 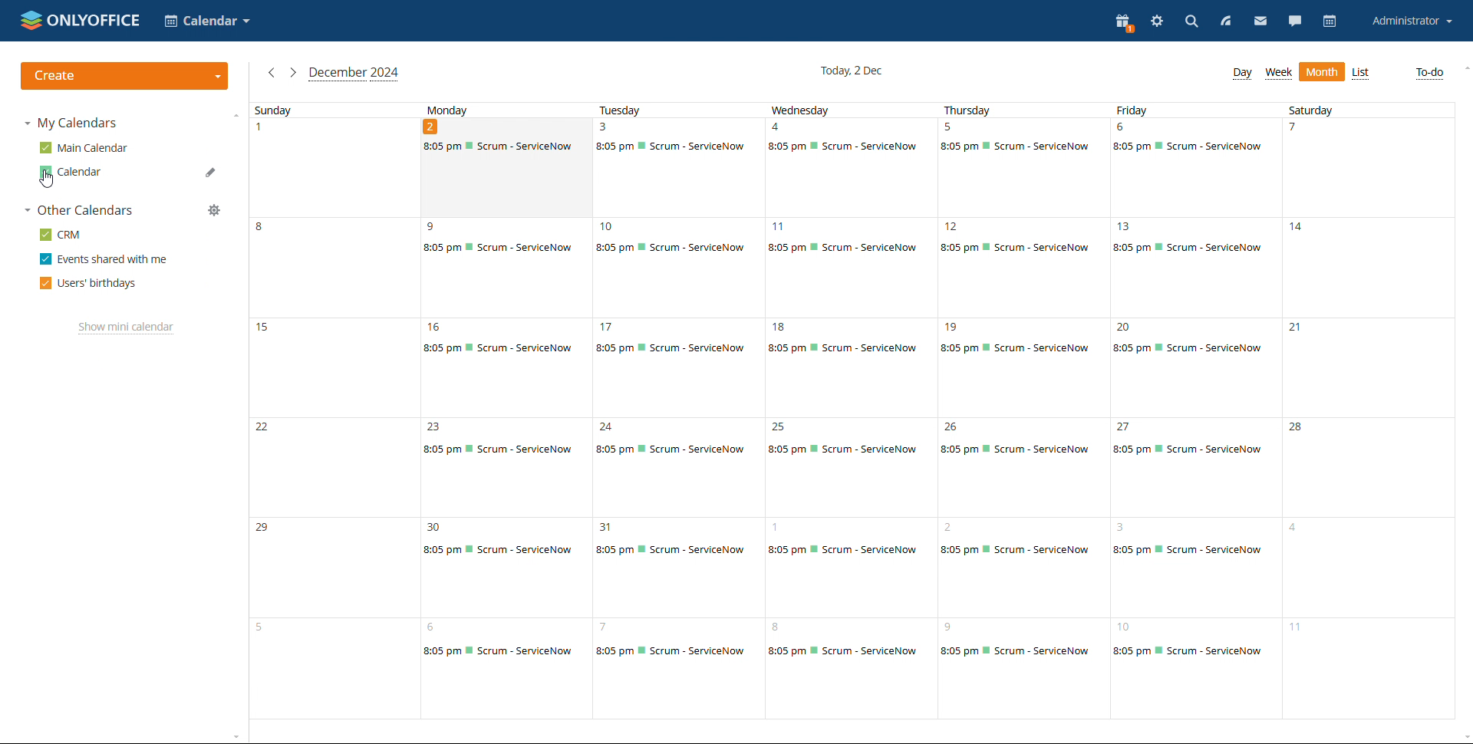 I want to click on events shared with me, so click(x=103, y=258).